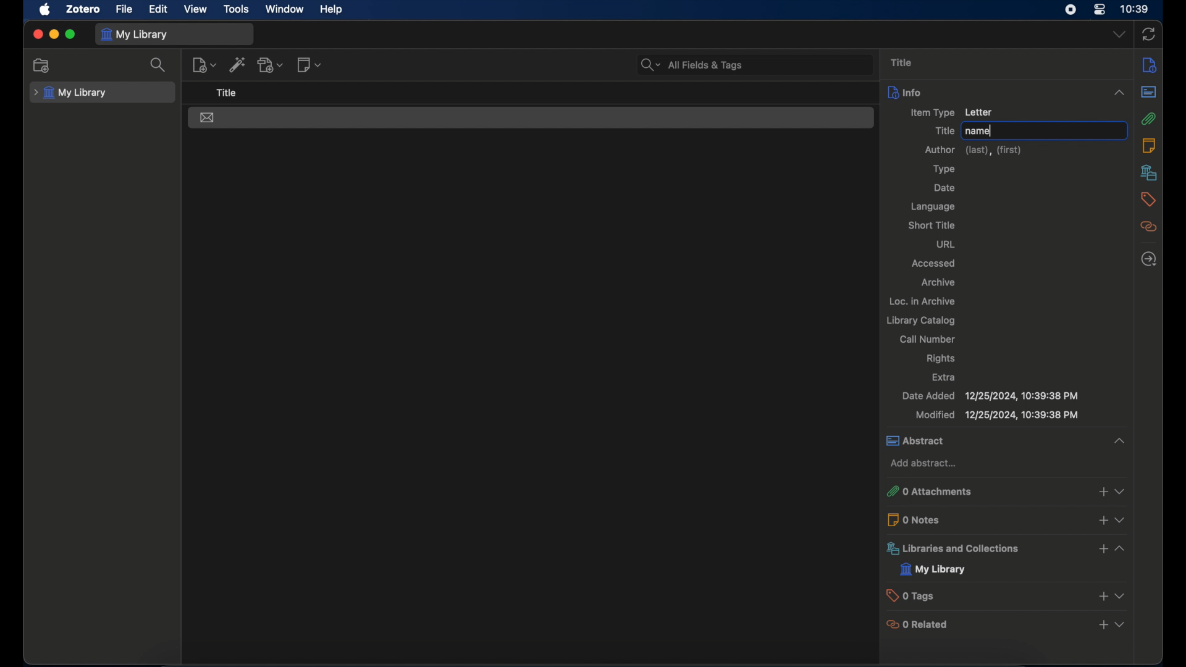 The image size is (1186, 667). I want to click on short title, so click(933, 225).